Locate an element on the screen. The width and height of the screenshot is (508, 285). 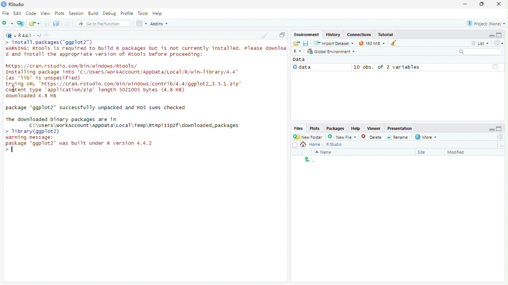
Viewer is located at coordinates (373, 128).